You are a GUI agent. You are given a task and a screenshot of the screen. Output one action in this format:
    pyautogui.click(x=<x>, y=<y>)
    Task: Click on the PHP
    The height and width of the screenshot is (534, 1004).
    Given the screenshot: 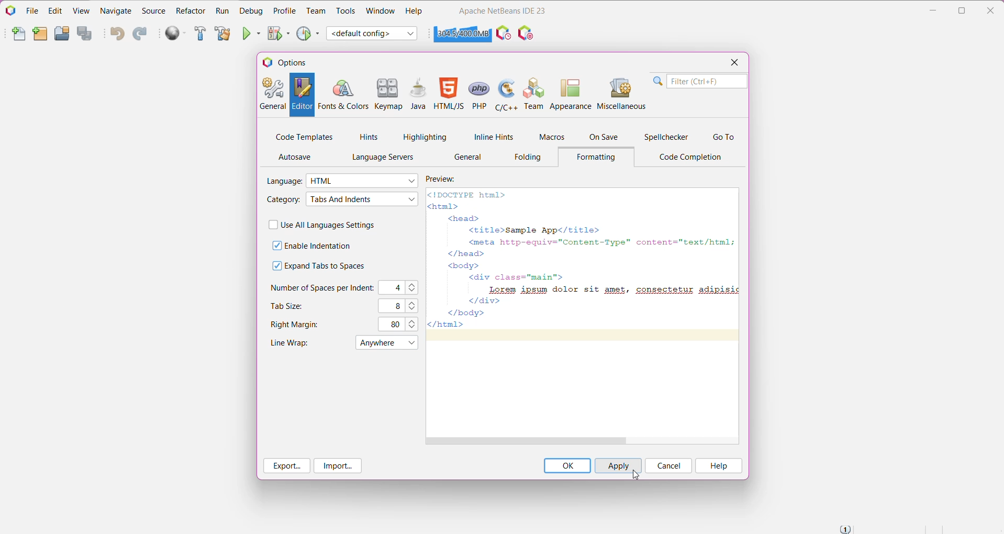 What is the action you would take?
    pyautogui.click(x=480, y=94)
    